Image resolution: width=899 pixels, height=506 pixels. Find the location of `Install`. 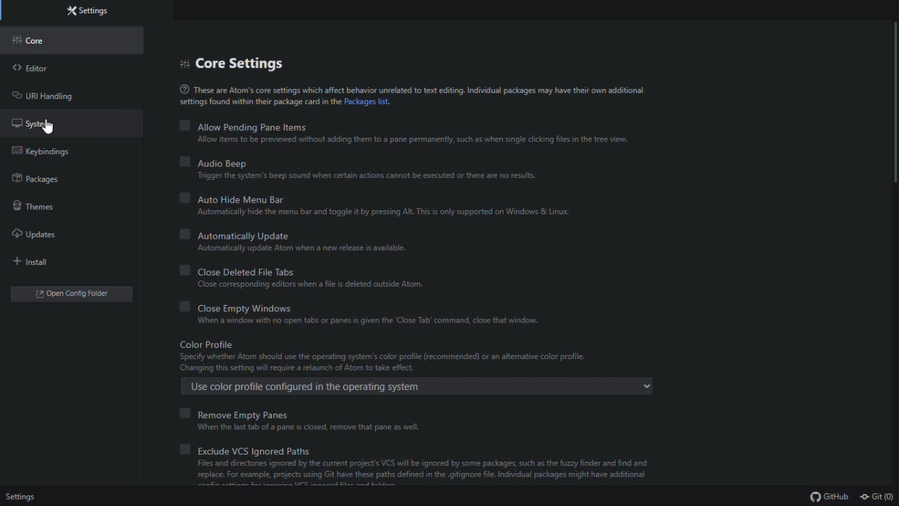

Install is located at coordinates (44, 264).